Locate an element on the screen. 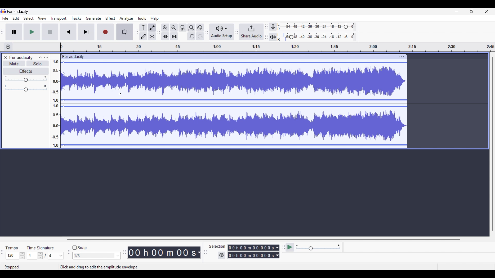 The image size is (495, 278). Close track is located at coordinates (6, 57).